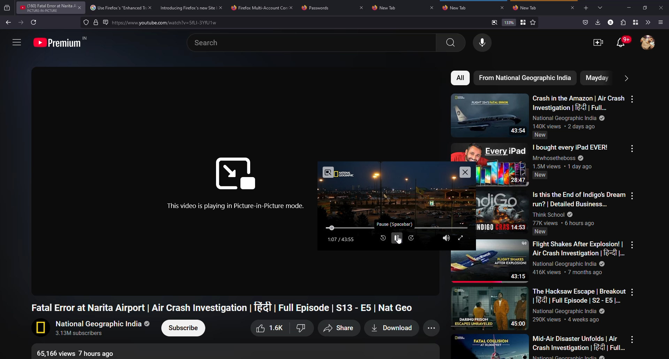 The height and width of the screenshot is (359, 669). Describe the element at coordinates (268, 328) in the screenshot. I see `like` at that location.